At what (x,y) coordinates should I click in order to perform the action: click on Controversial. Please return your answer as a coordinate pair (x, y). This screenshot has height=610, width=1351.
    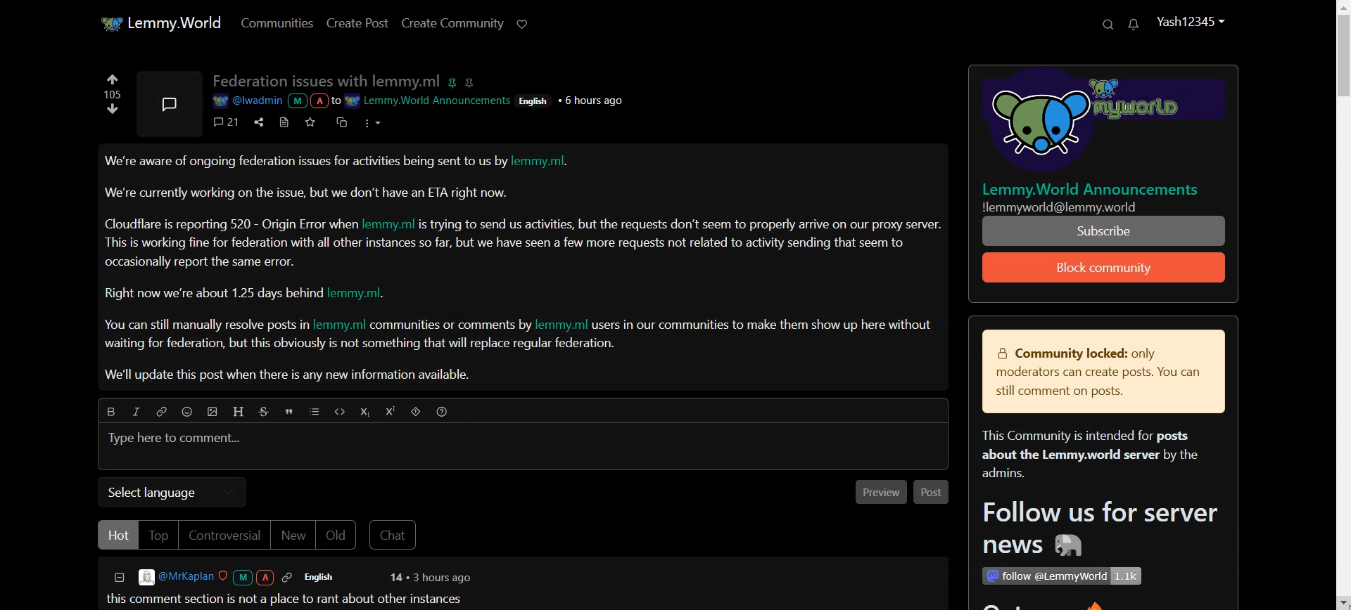
    Looking at the image, I should click on (224, 535).